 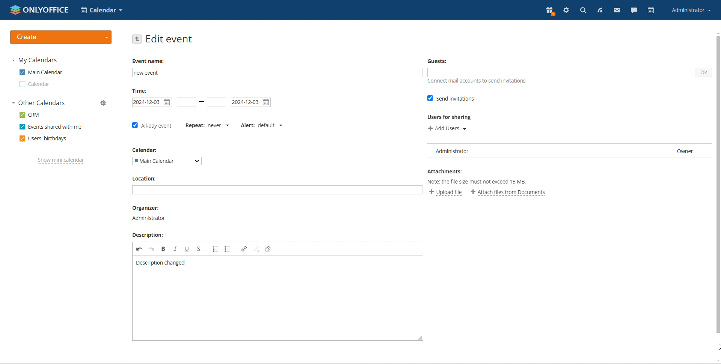 What do you see at coordinates (477, 82) in the screenshot?
I see `connect mail accounts` at bounding box center [477, 82].